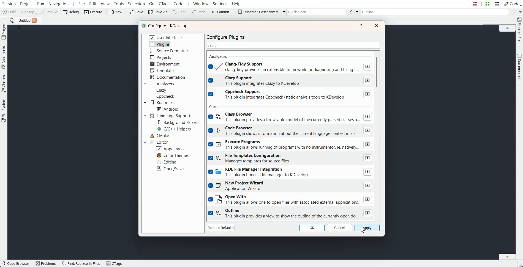 The width and height of the screenshot is (523, 267). I want to click on Documentation, so click(168, 77).